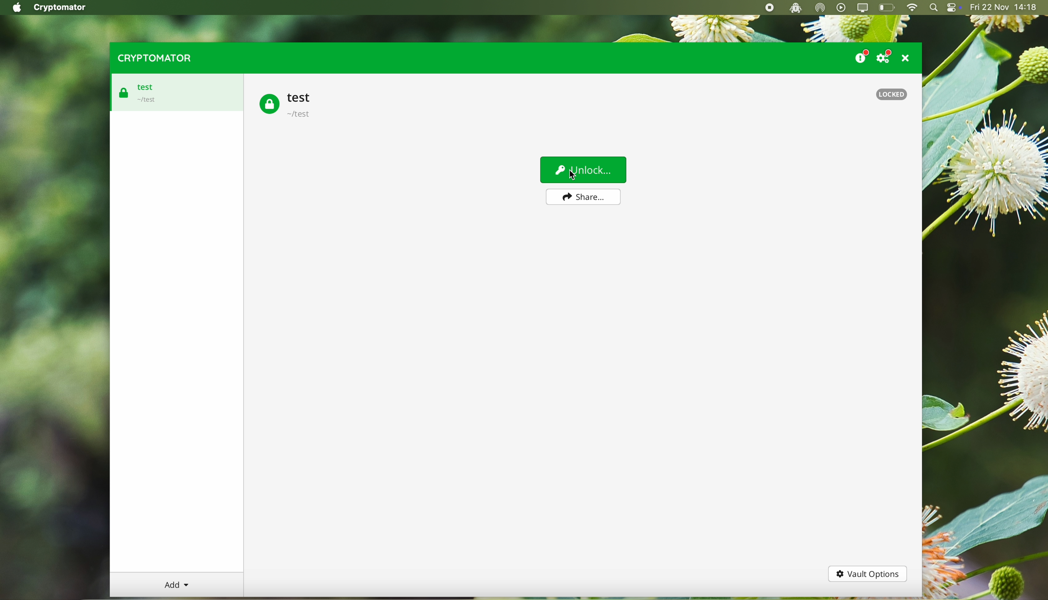 The width and height of the screenshot is (1048, 600). I want to click on vault options, so click(868, 575).